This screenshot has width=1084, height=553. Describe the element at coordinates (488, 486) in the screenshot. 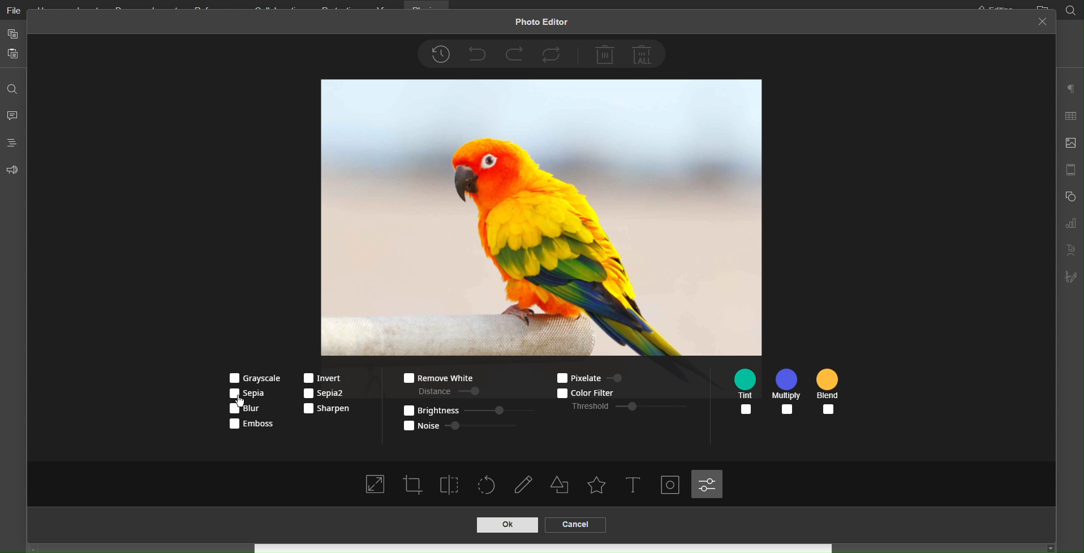

I see `Rotate` at that location.